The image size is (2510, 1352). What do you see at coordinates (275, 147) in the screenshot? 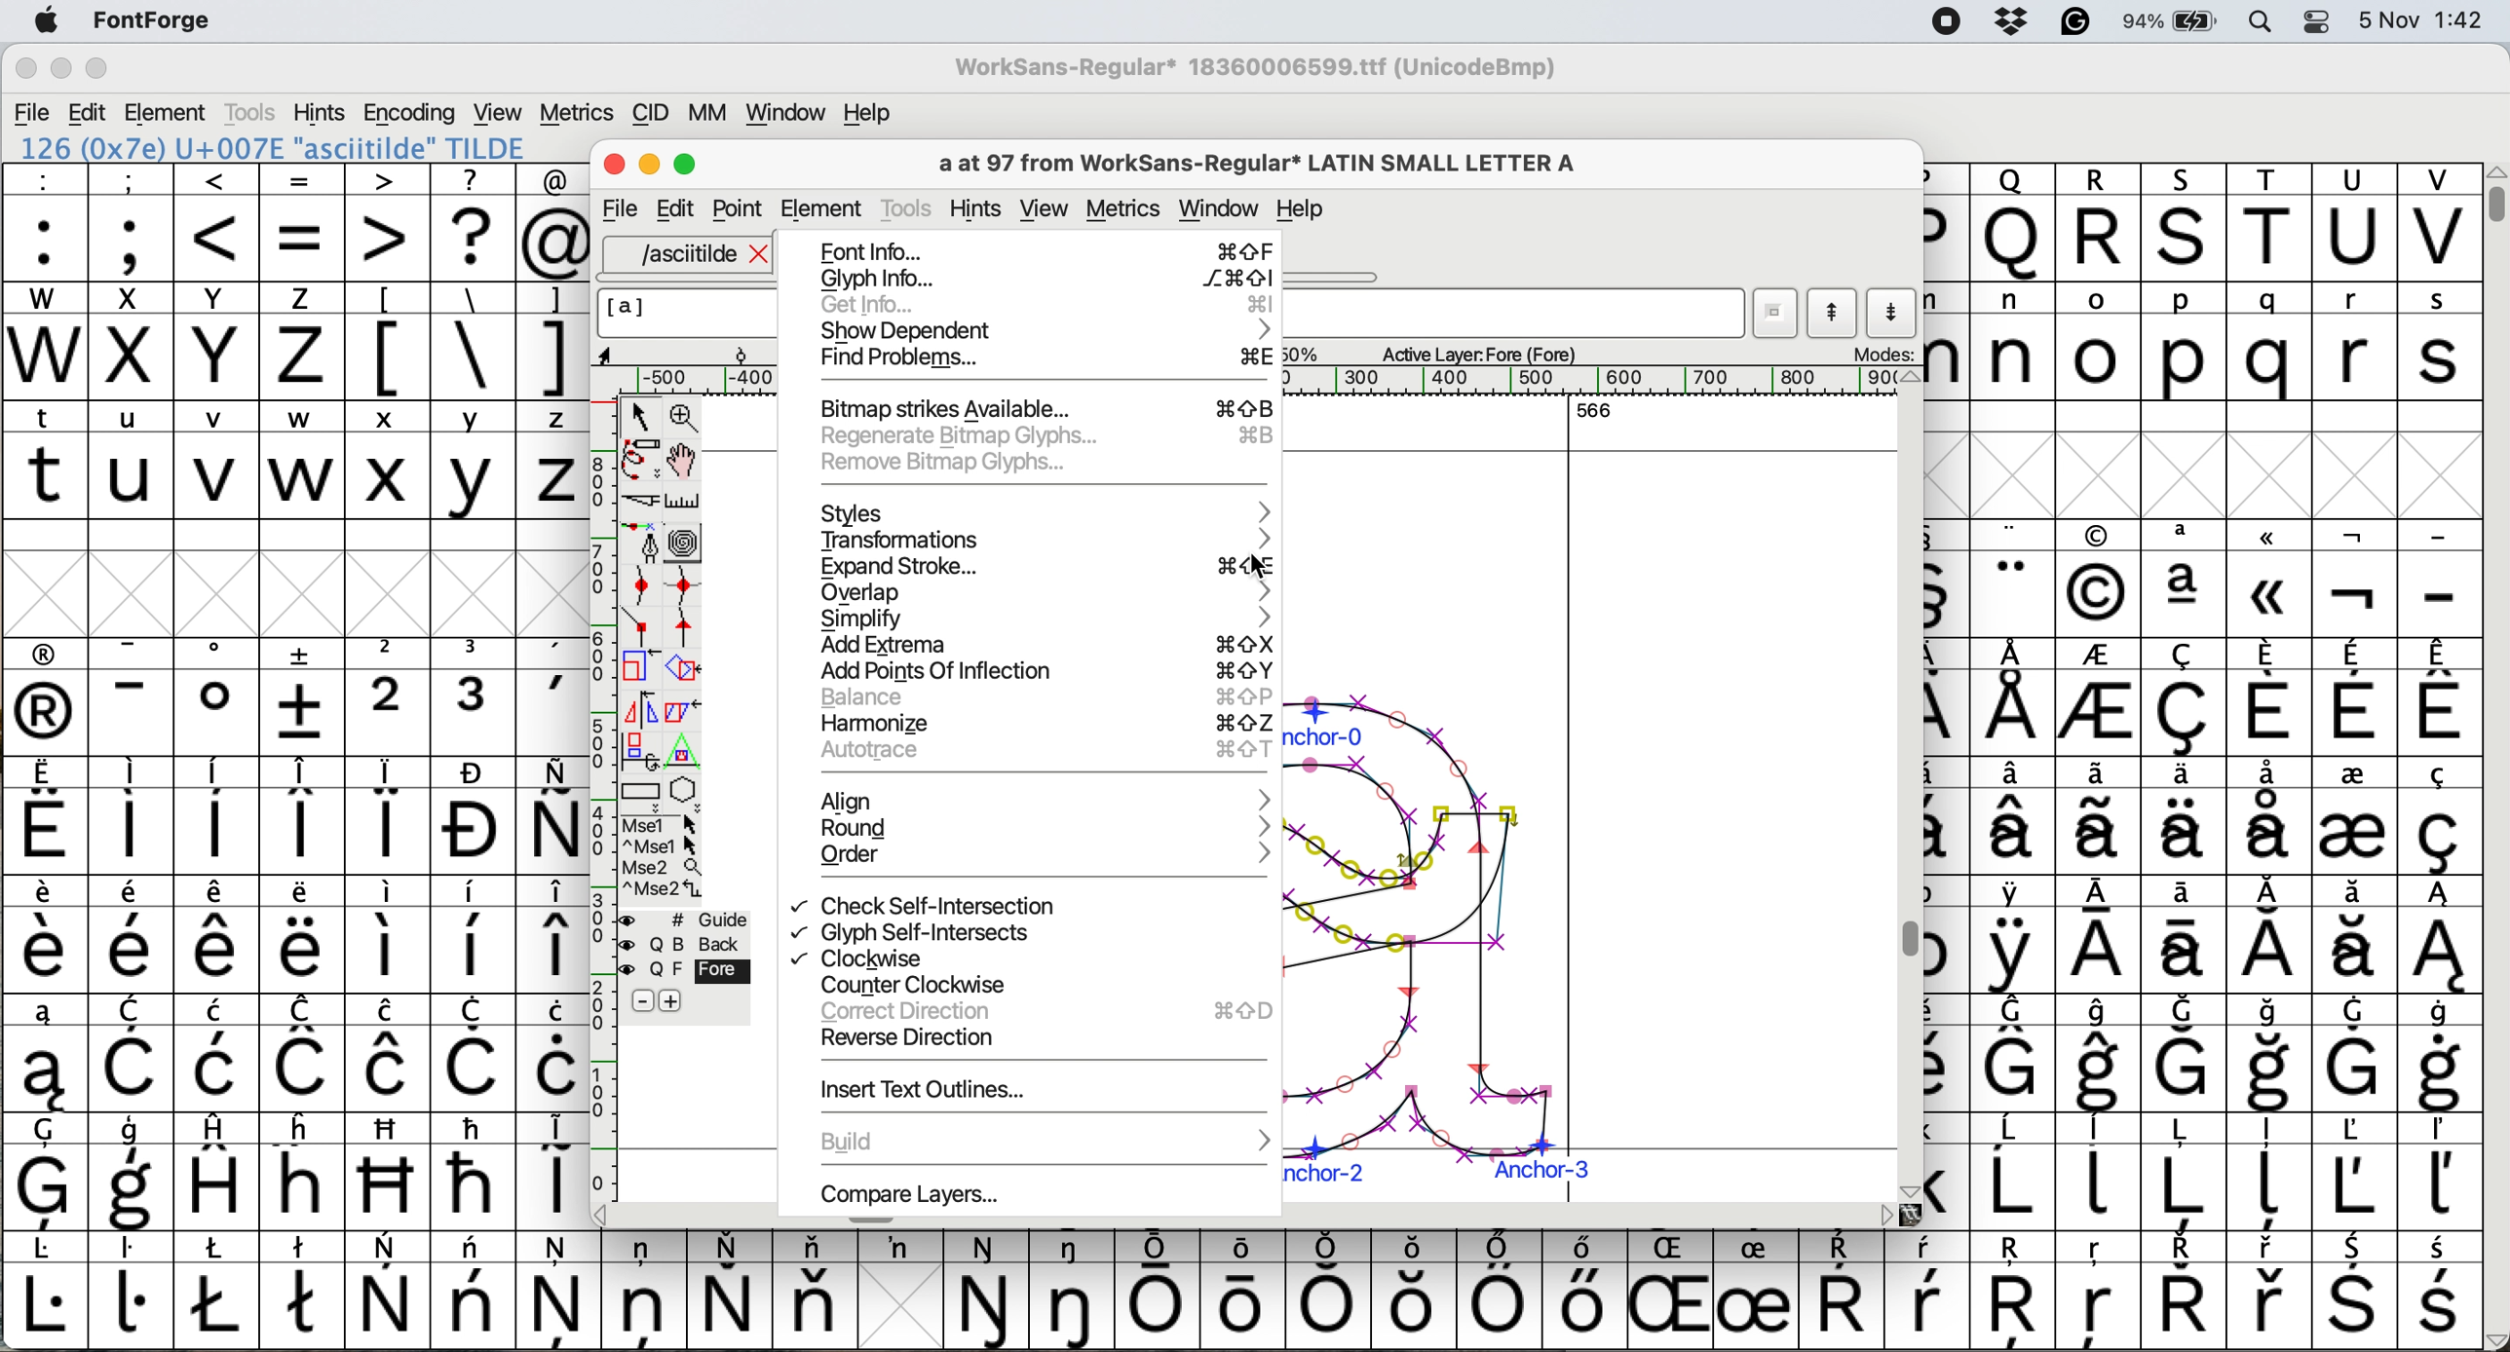
I see `126 (0x7e) U+007E "asciitilde" TILDE` at bounding box center [275, 147].